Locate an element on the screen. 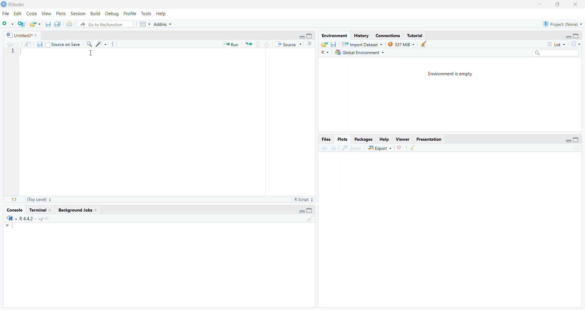 This screenshot has height=310, width=585. Files is located at coordinates (325, 139).